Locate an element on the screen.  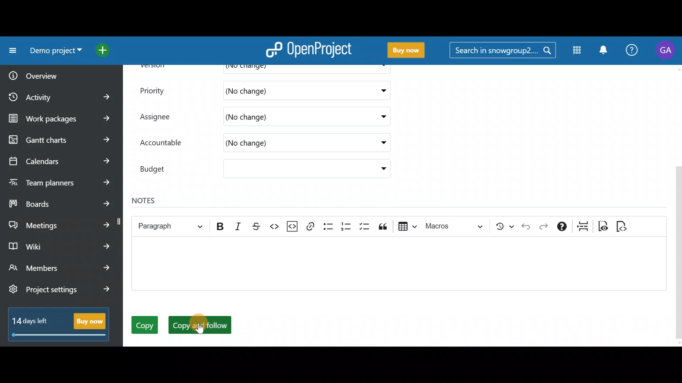
Page break is located at coordinates (581, 228).